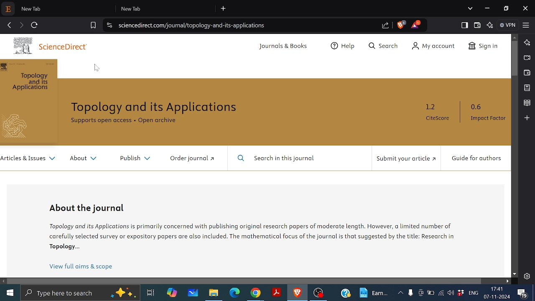 This screenshot has width=535, height=301. Describe the element at coordinates (344, 47) in the screenshot. I see `@ Help` at that location.